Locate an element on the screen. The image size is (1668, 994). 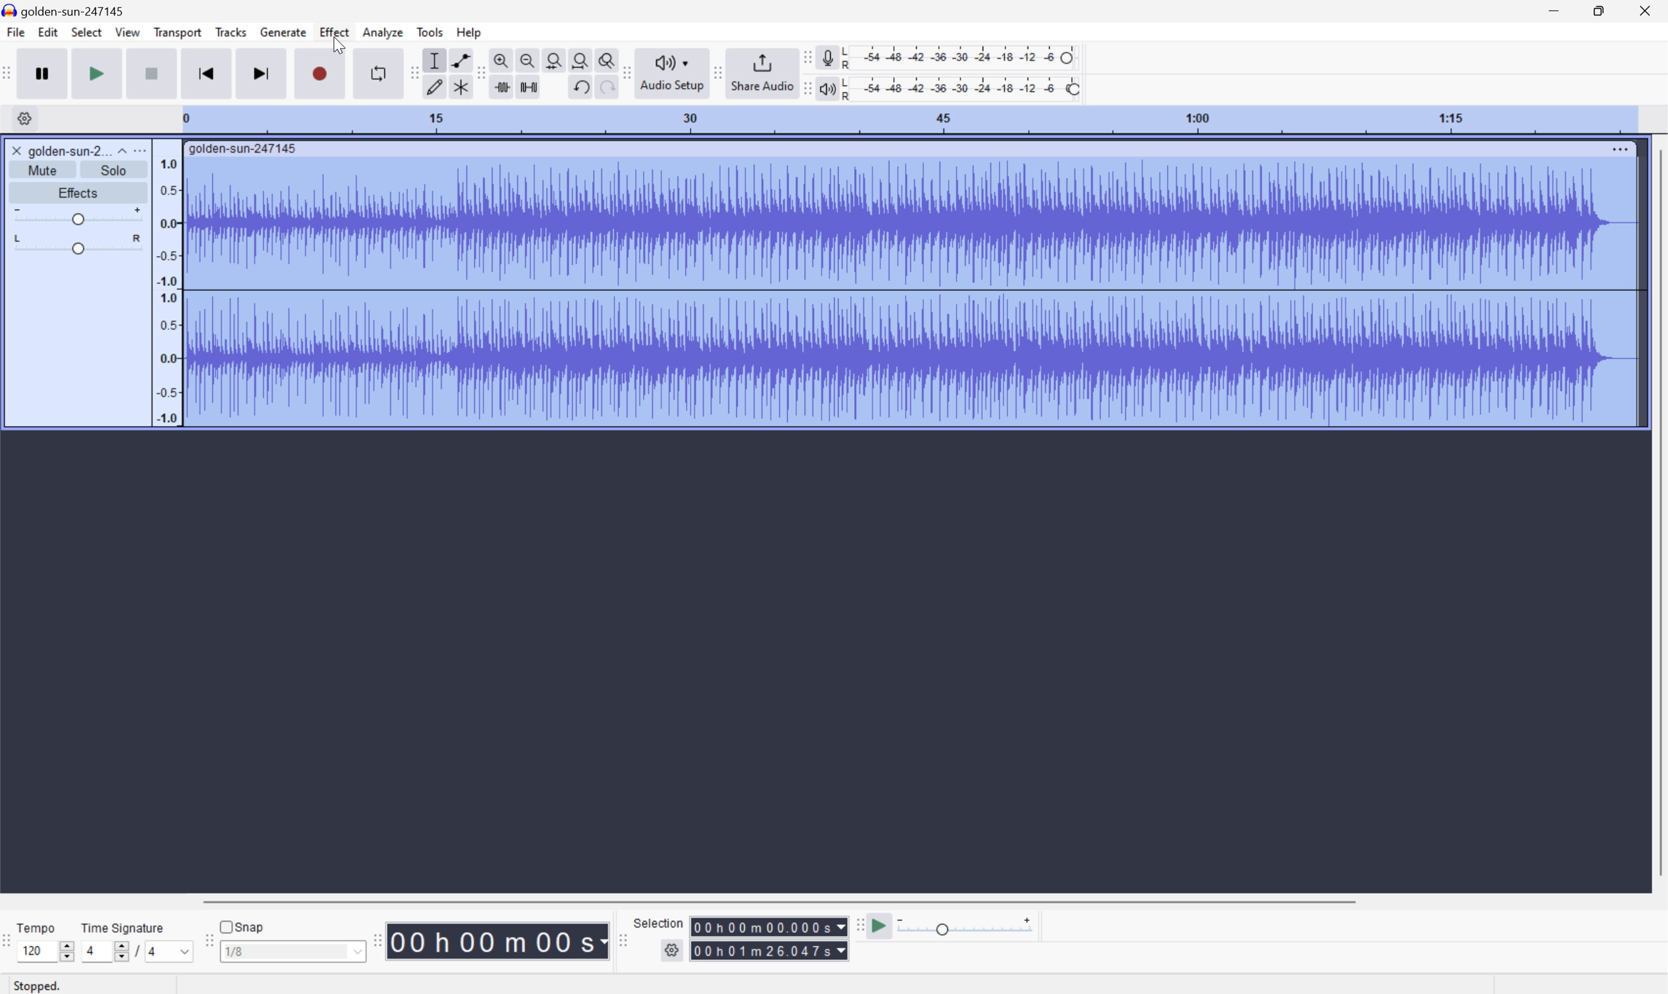
Fit project to width is located at coordinates (581, 60).